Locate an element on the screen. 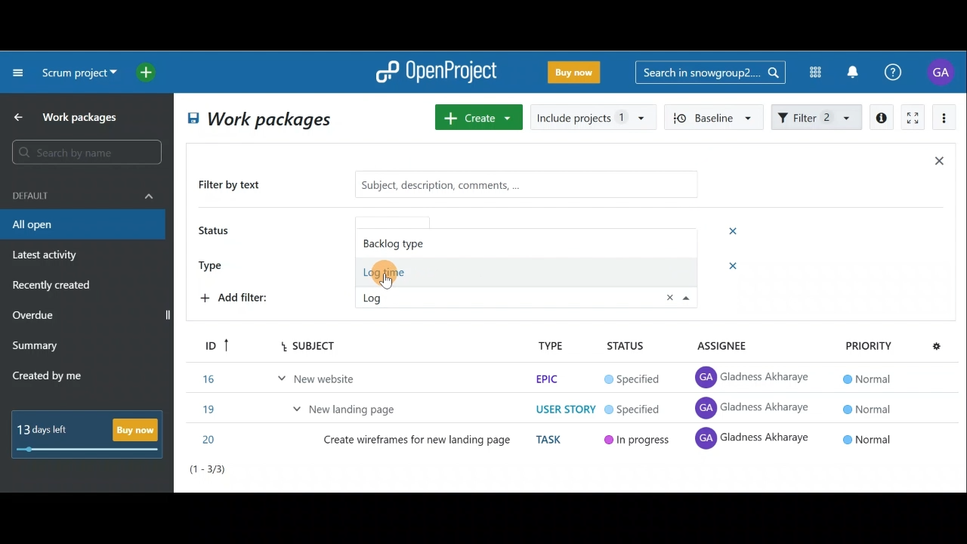 The image size is (967, 544). All open is located at coordinates (257, 121).